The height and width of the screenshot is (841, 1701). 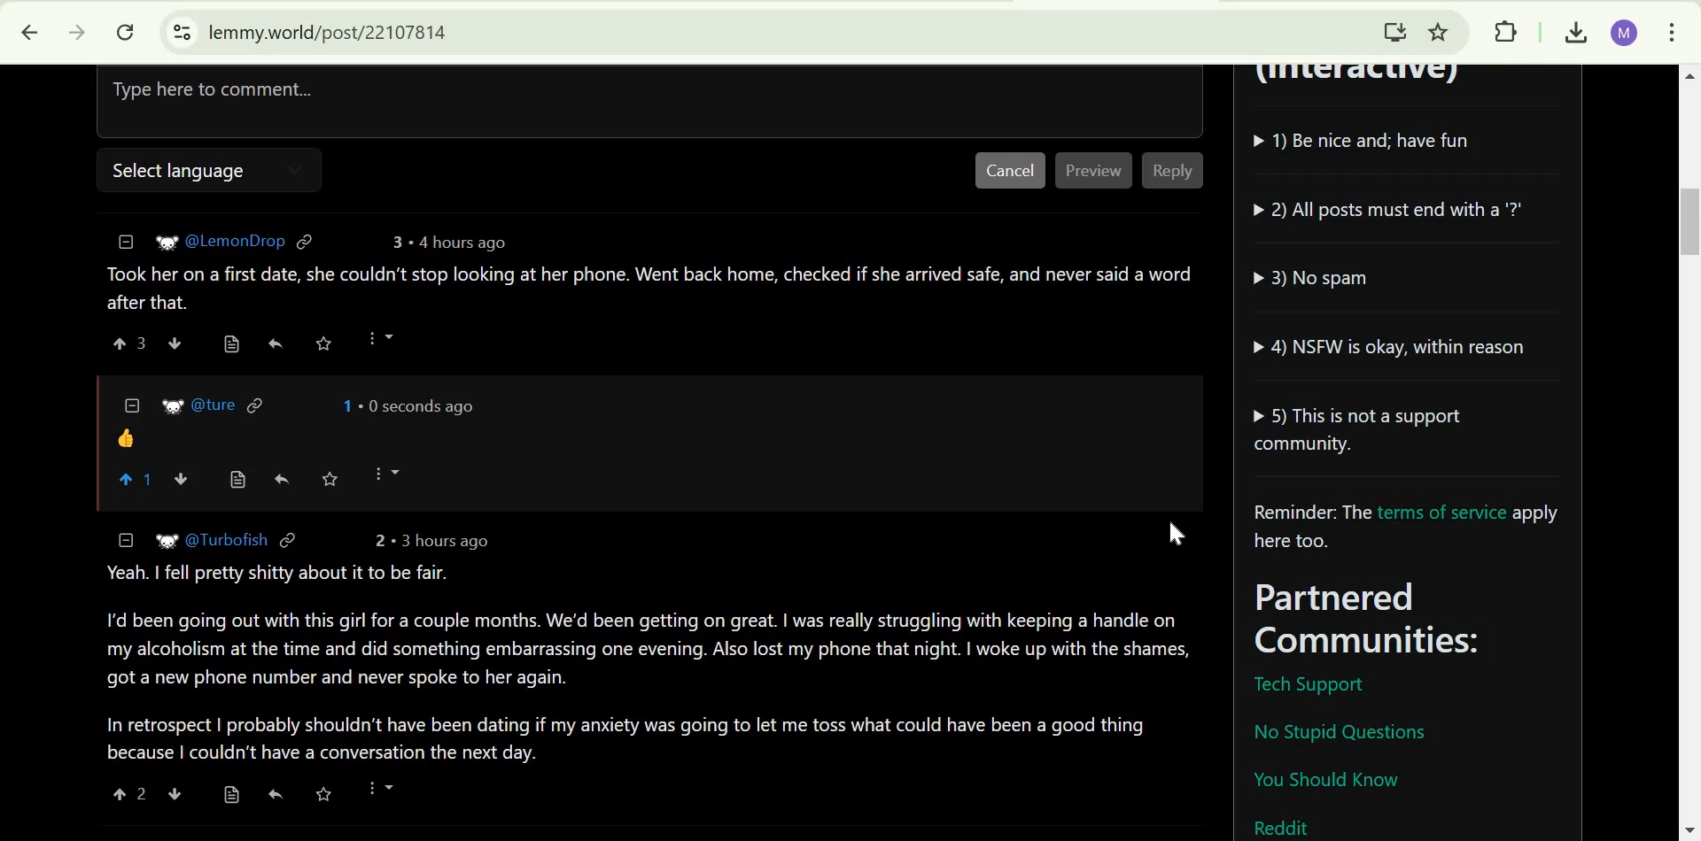 I want to click on more, so click(x=385, y=474).